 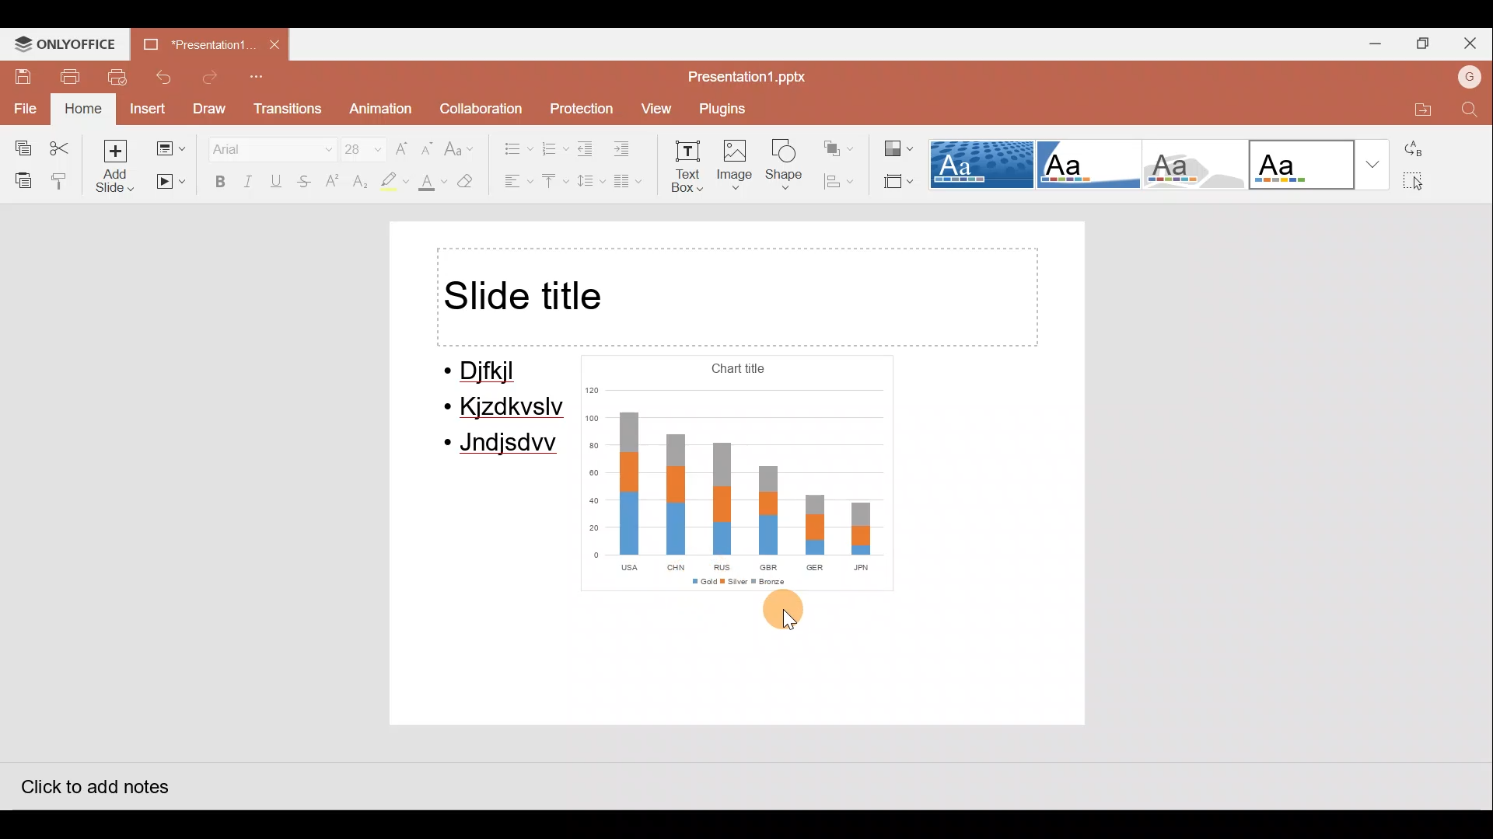 What do you see at coordinates (899, 143) in the screenshot?
I see `Change color theme` at bounding box center [899, 143].